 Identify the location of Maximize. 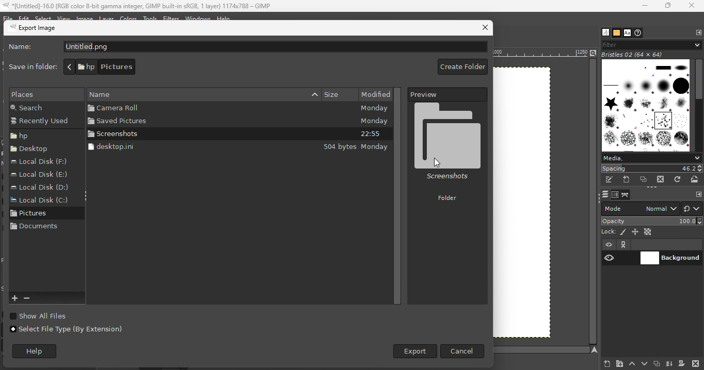
(668, 6).